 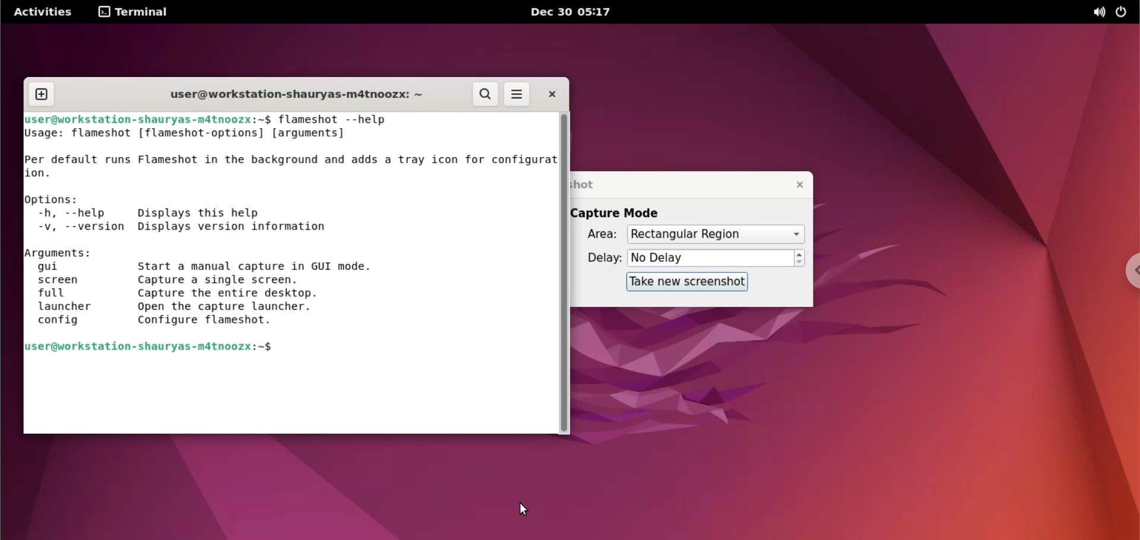 What do you see at coordinates (257, 308) in the screenshot?
I see `open the capture launcher` at bounding box center [257, 308].